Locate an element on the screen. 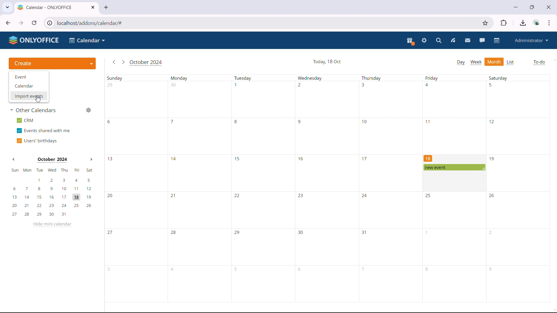 The image size is (557, 313). calendar is located at coordinates (497, 40).